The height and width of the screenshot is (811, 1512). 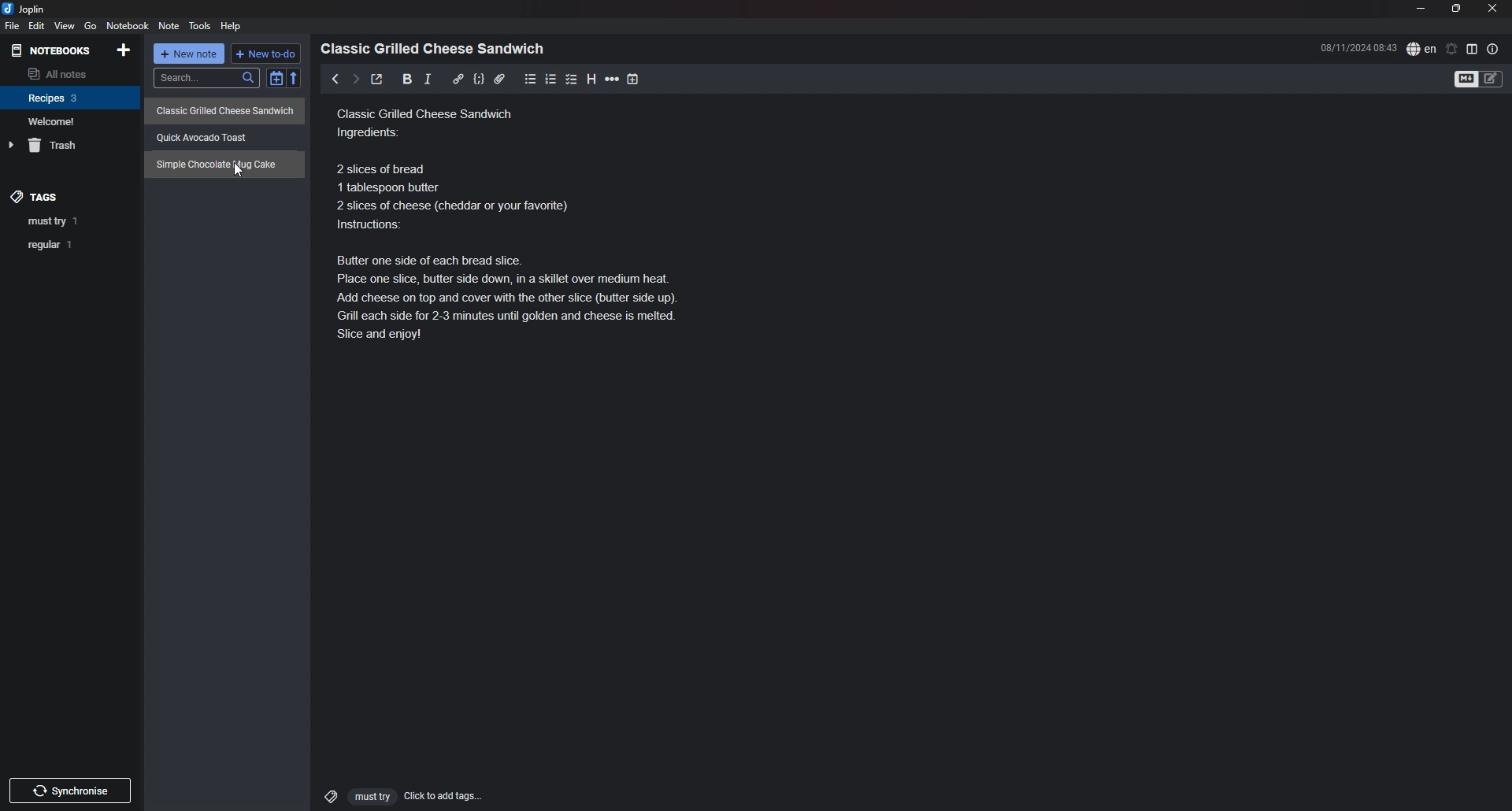 What do you see at coordinates (1494, 8) in the screenshot?
I see `close` at bounding box center [1494, 8].